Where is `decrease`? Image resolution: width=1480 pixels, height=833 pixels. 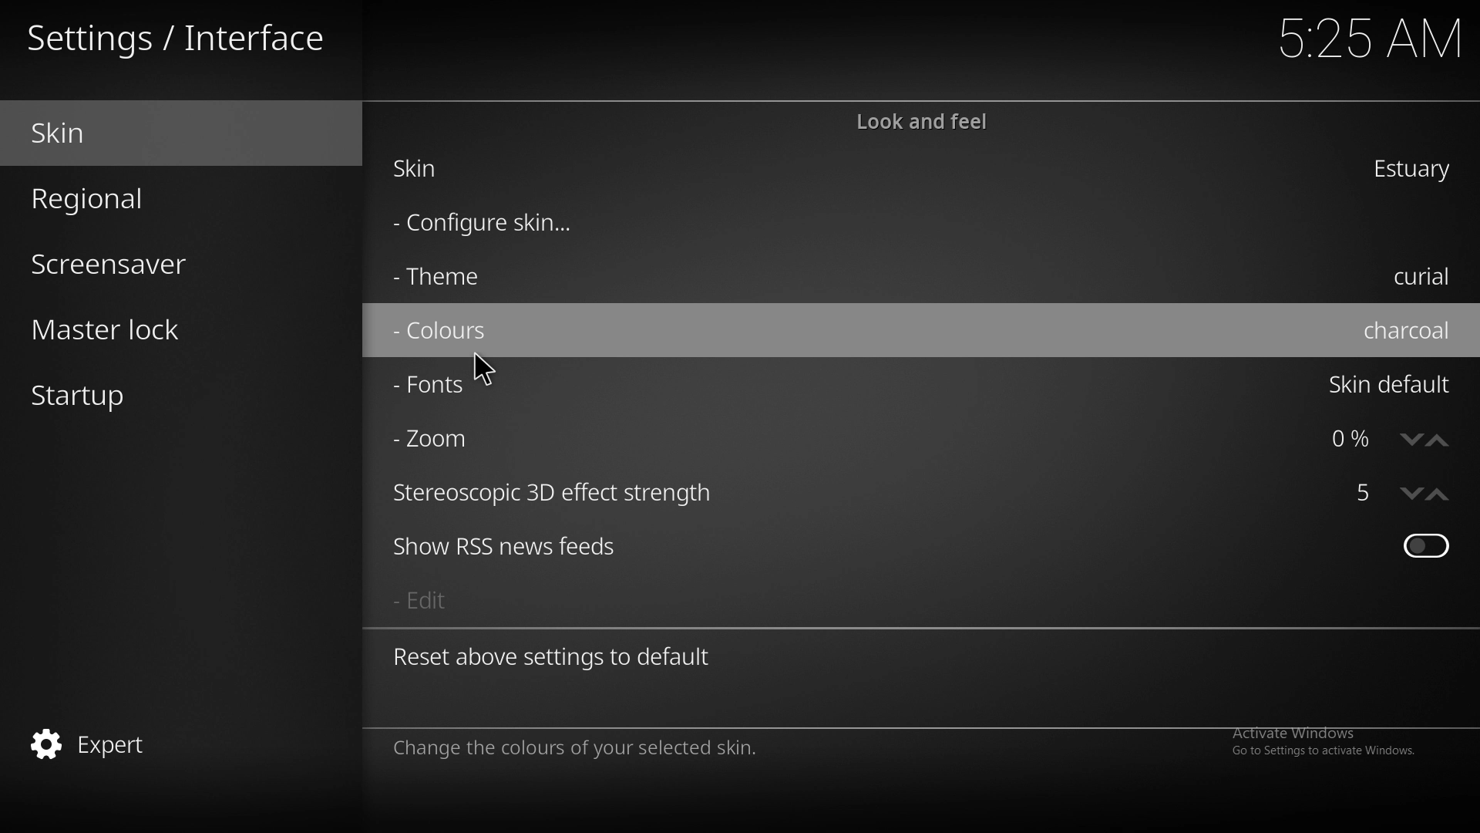 decrease is located at coordinates (1409, 494).